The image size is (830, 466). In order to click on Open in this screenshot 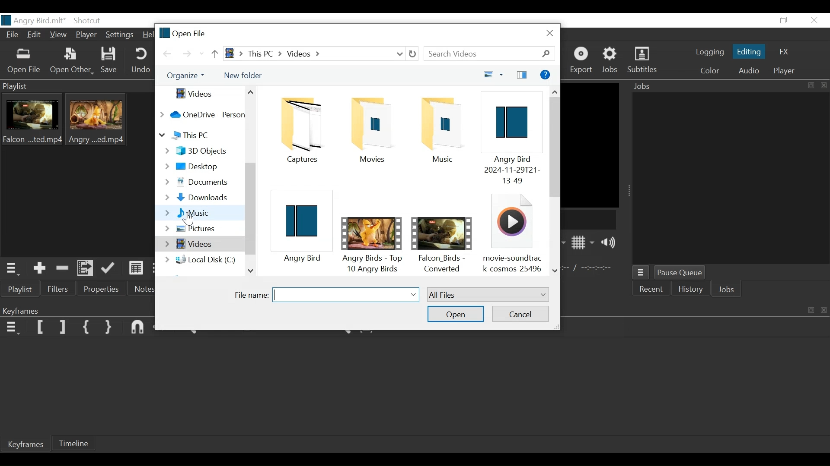, I will do `click(456, 313)`.